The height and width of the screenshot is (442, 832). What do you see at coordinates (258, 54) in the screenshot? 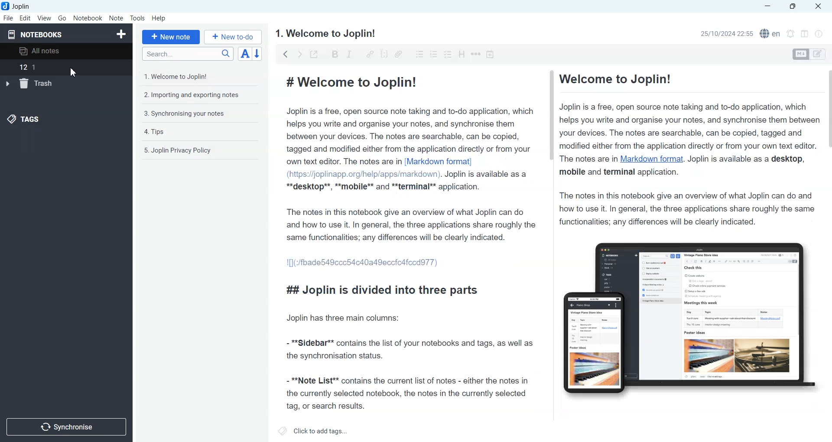
I see `Reverse sort order` at bounding box center [258, 54].